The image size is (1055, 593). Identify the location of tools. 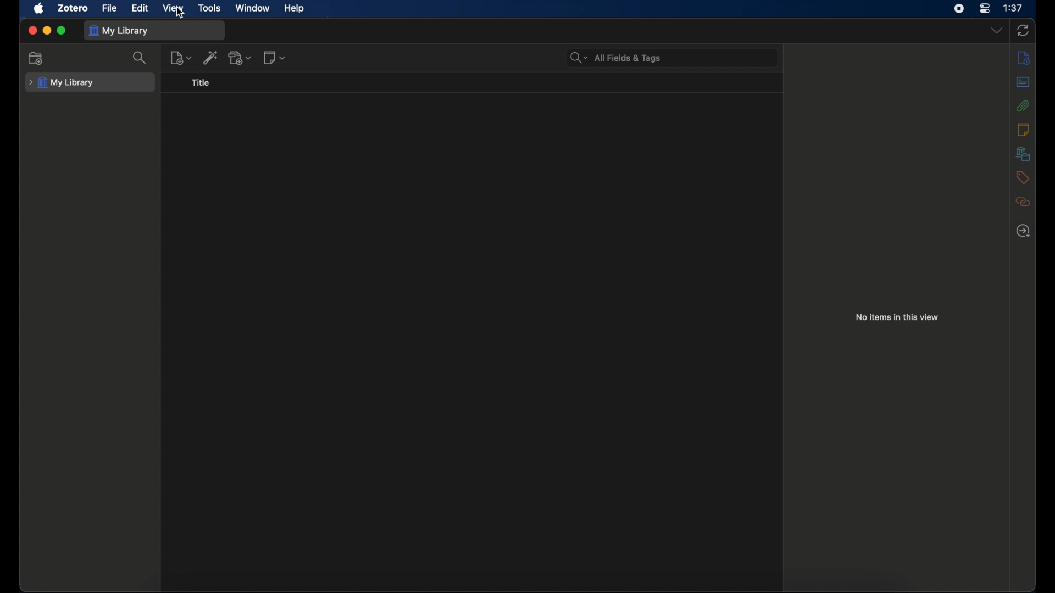
(210, 8).